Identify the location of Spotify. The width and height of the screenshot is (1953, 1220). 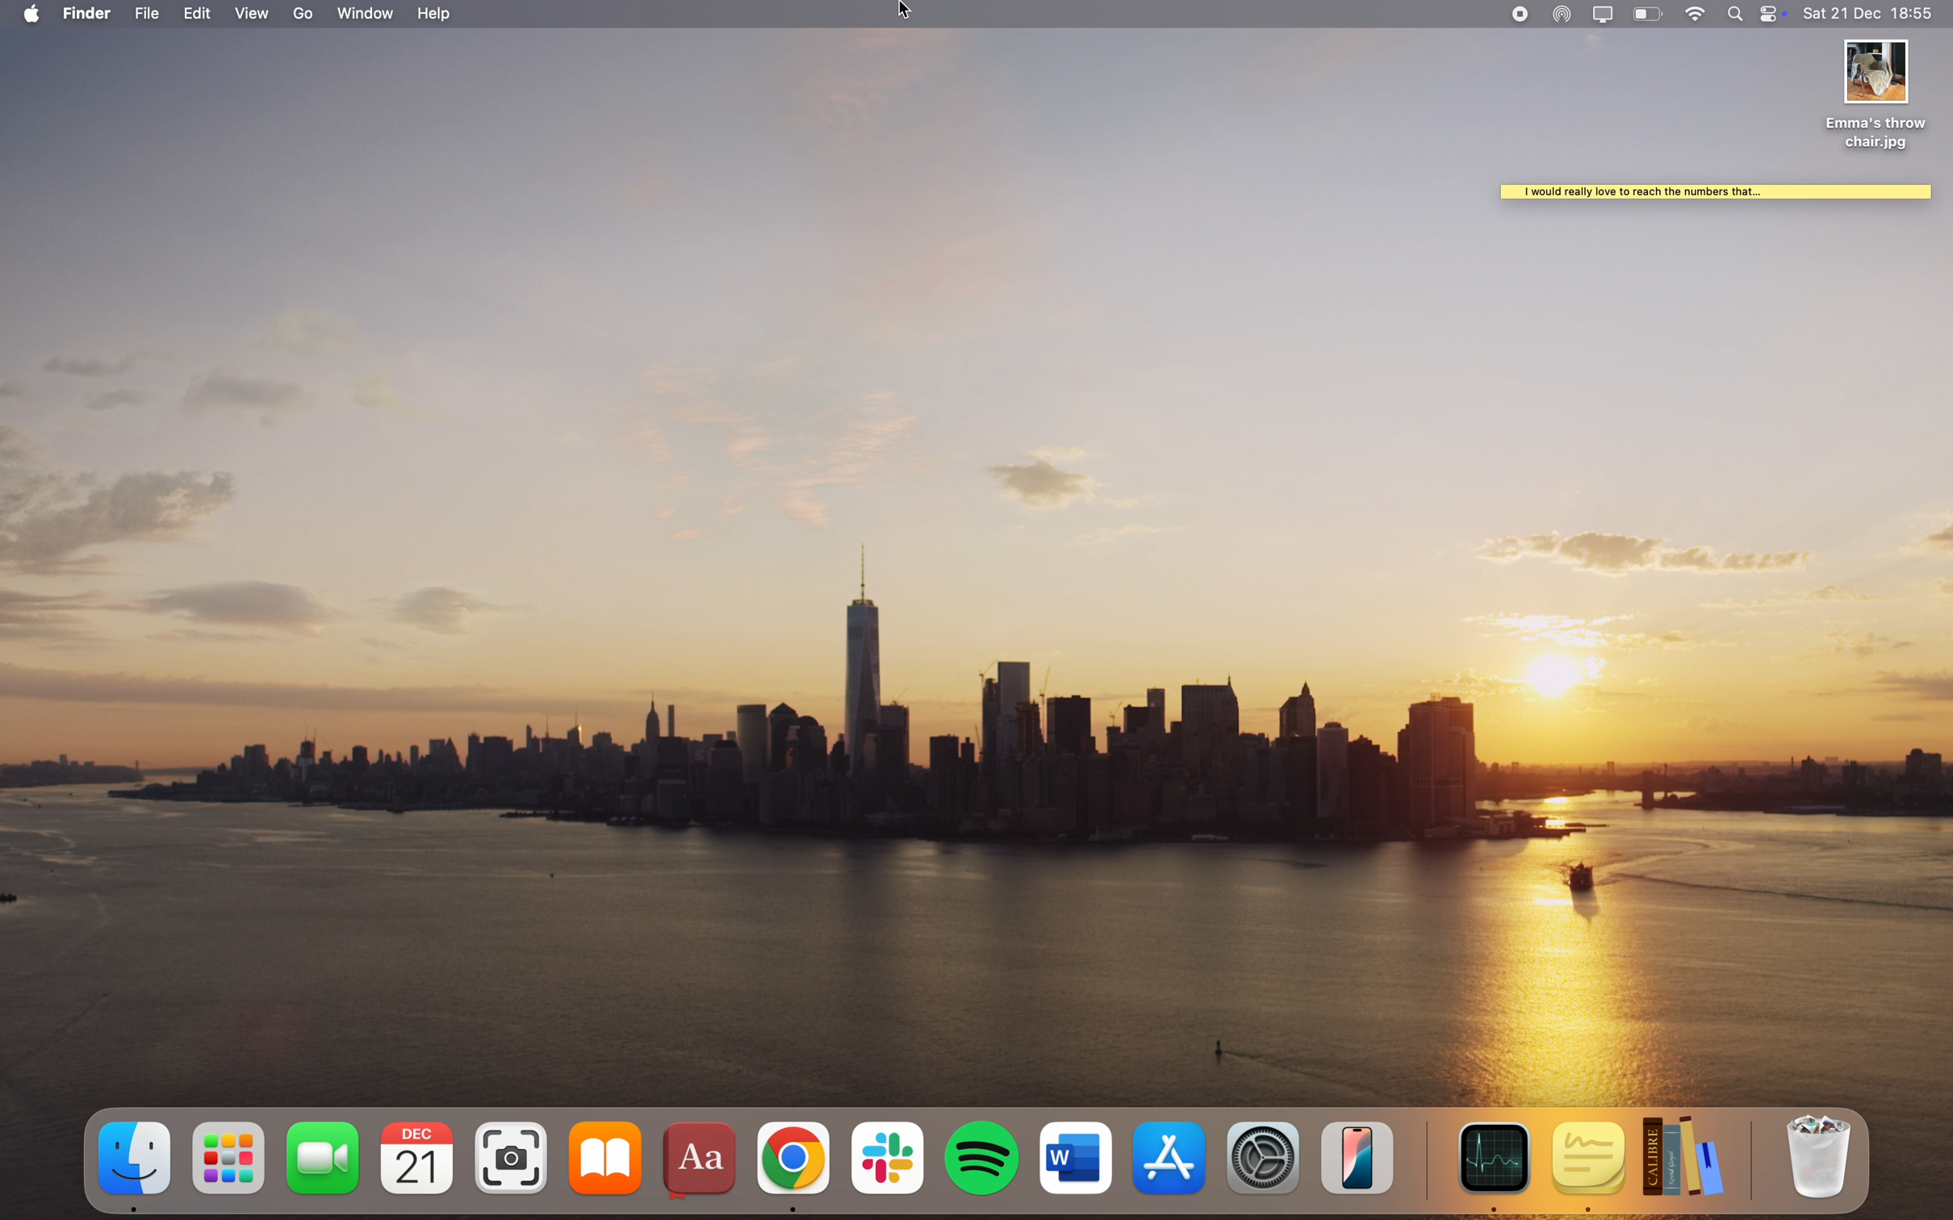
(984, 1167).